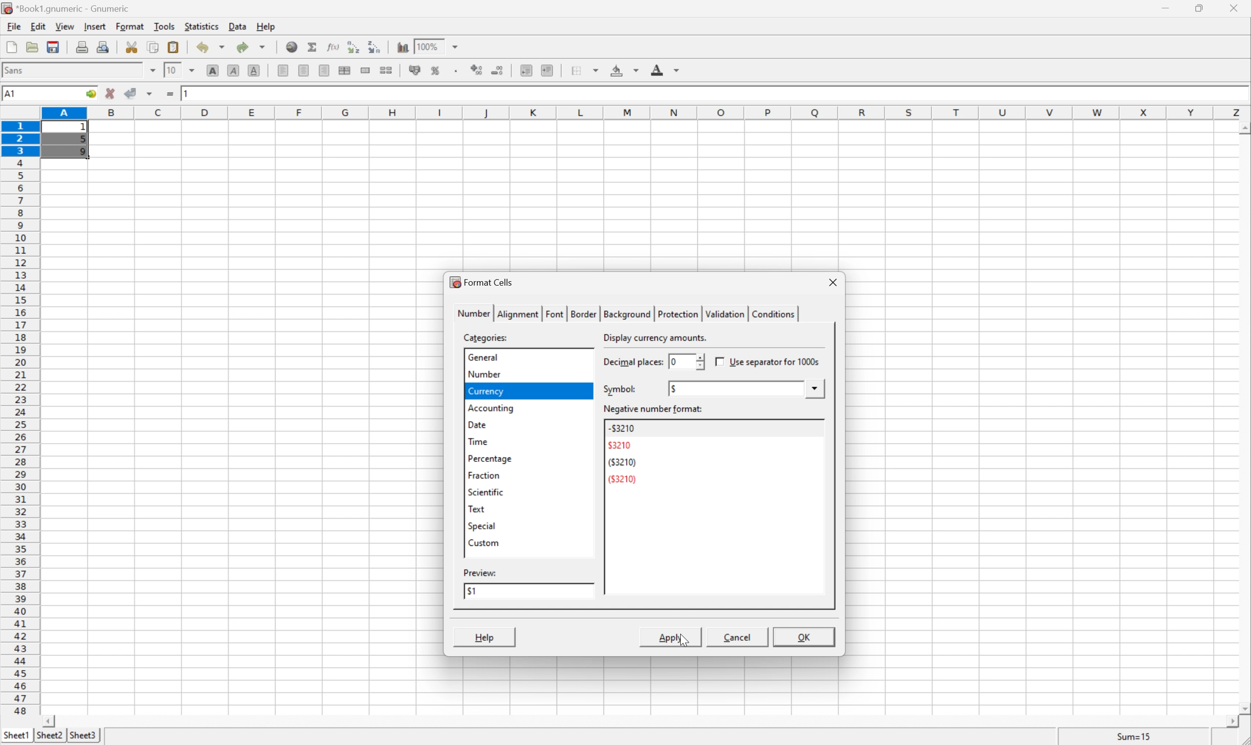  What do you see at coordinates (698, 361) in the screenshot?
I see `slider` at bounding box center [698, 361].